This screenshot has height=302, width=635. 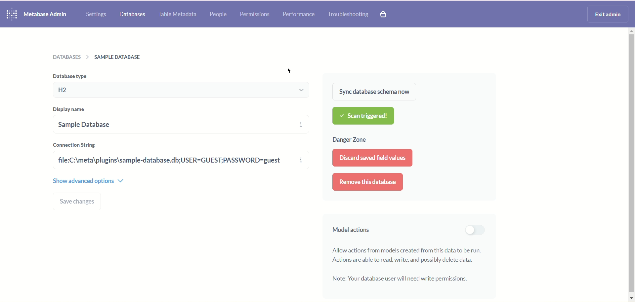 What do you see at coordinates (97, 14) in the screenshot?
I see `settings` at bounding box center [97, 14].